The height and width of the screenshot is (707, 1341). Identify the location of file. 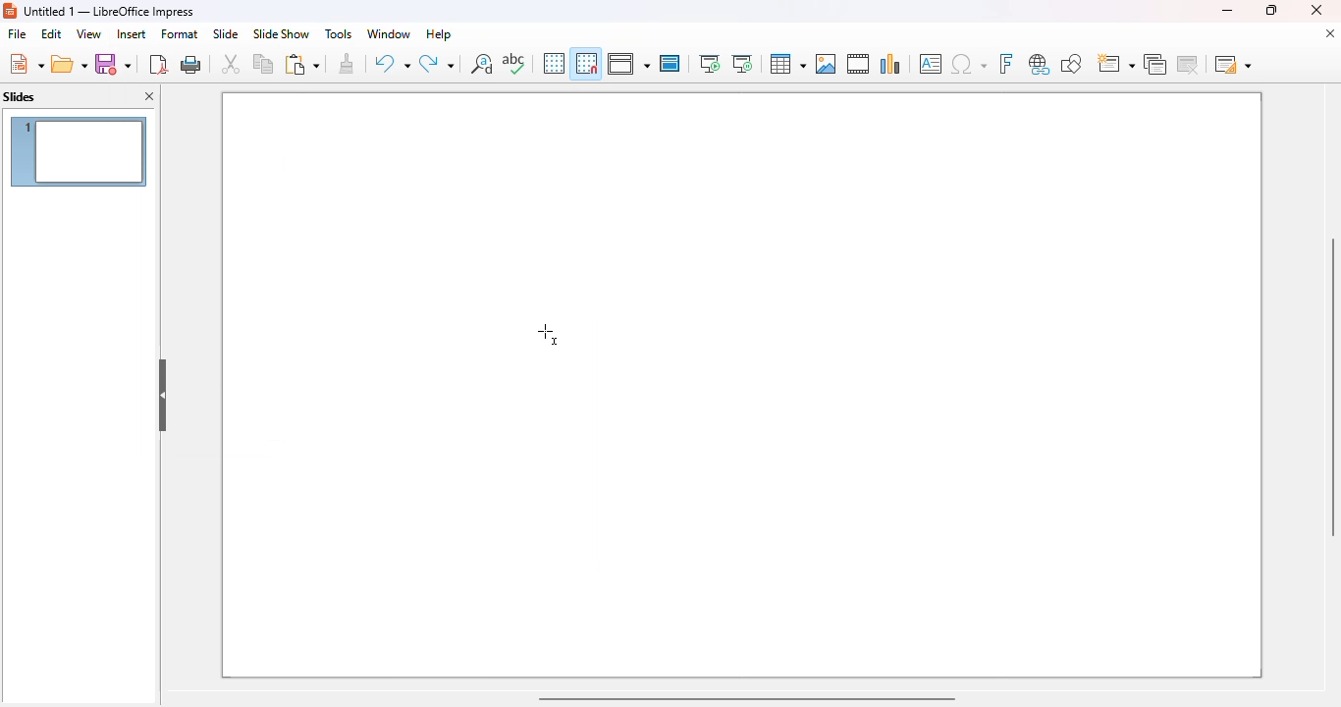
(17, 34).